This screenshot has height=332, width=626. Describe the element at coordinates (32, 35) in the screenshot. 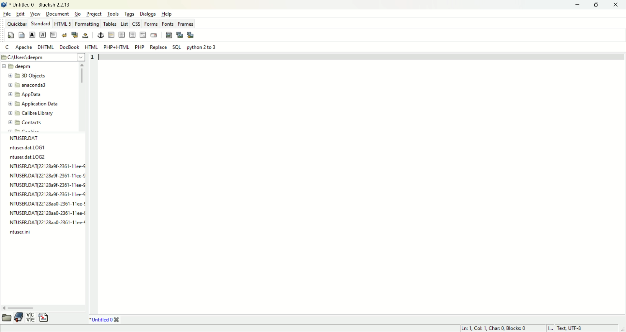

I see `strong` at that location.